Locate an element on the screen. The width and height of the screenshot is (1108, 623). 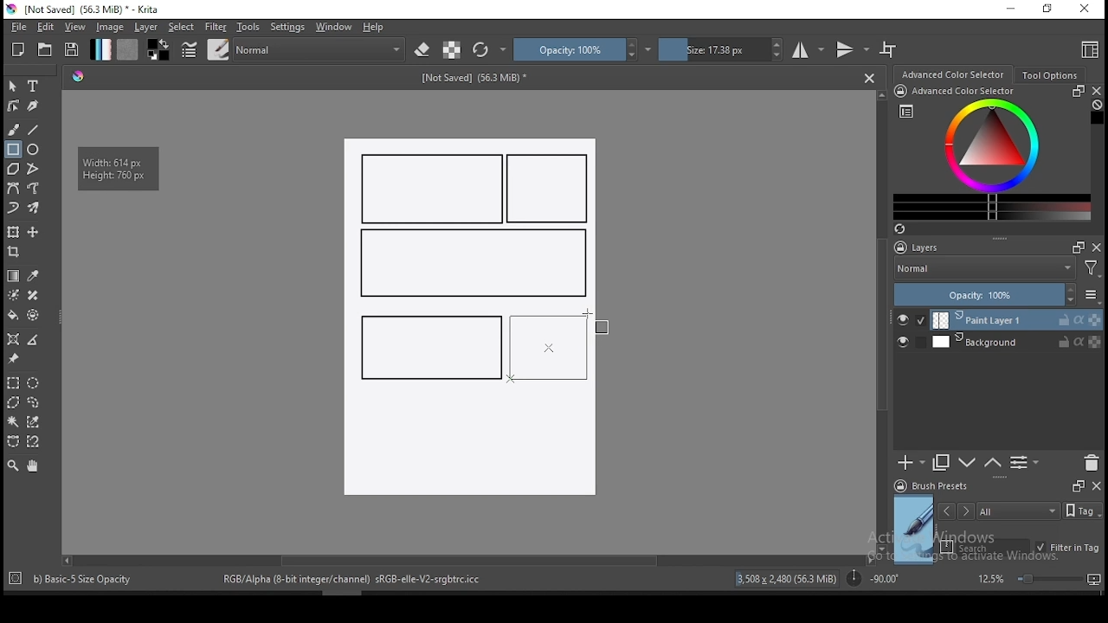
layers is located at coordinates (922, 248).